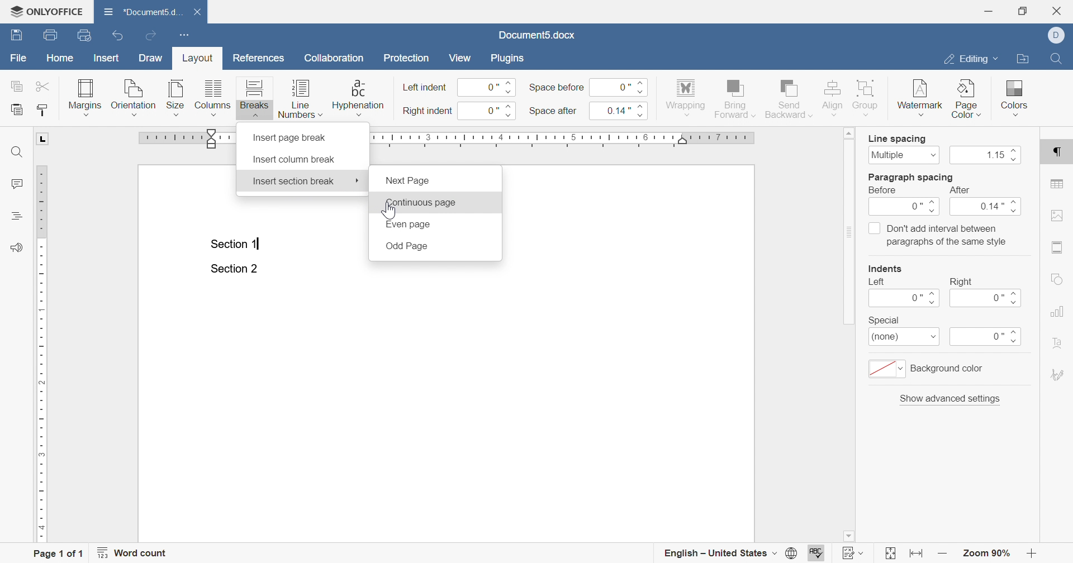  What do you see at coordinates (44, 87) in the screenshot?
I see `cut` at bounding box center [44, 87].